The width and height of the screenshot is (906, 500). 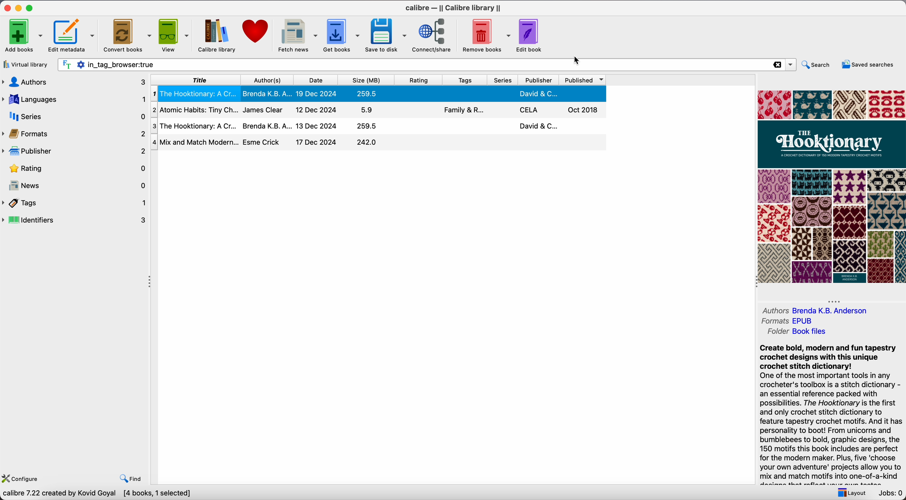 I want to click on David & C..., so click(x=540, y=126).